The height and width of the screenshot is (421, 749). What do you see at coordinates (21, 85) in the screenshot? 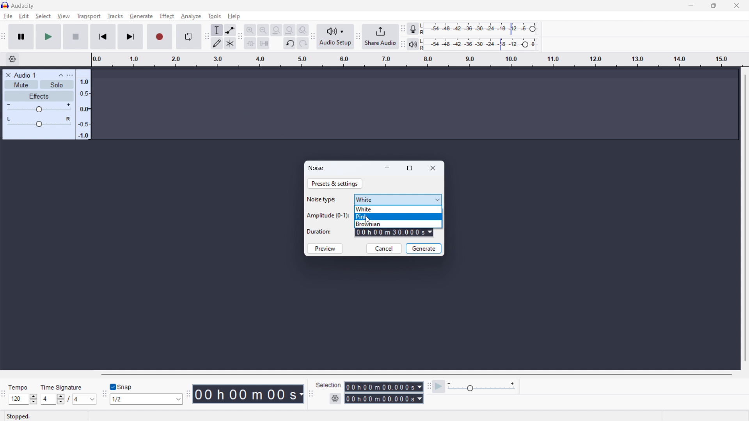
I see `mute` at bounding box center [21, 85].